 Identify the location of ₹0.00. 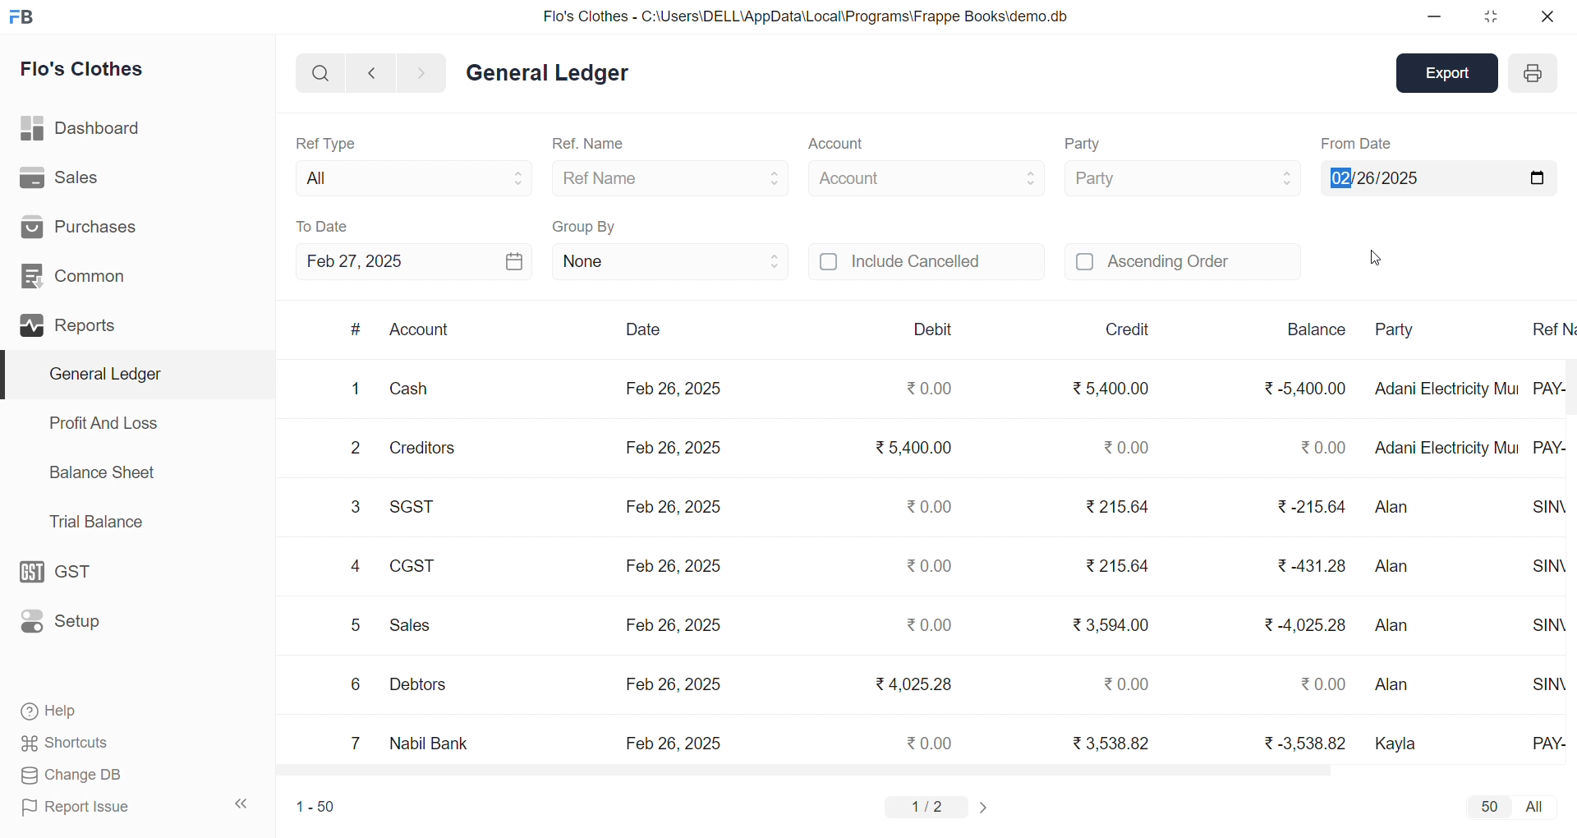
(931, 742).